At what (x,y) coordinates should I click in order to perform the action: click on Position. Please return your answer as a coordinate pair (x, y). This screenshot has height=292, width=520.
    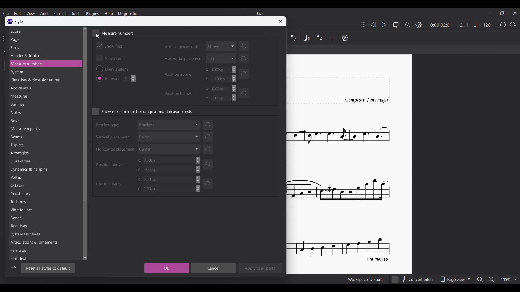
    Looking at the image, I should click on (110, 164).